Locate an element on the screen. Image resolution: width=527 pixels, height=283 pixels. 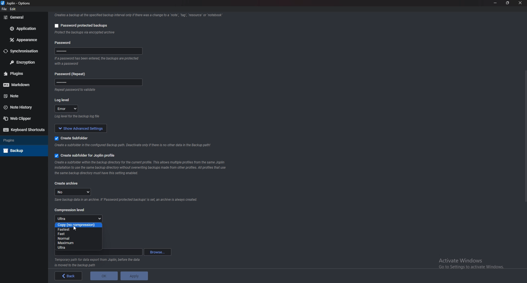
Application is located at coordinates (24, 29).